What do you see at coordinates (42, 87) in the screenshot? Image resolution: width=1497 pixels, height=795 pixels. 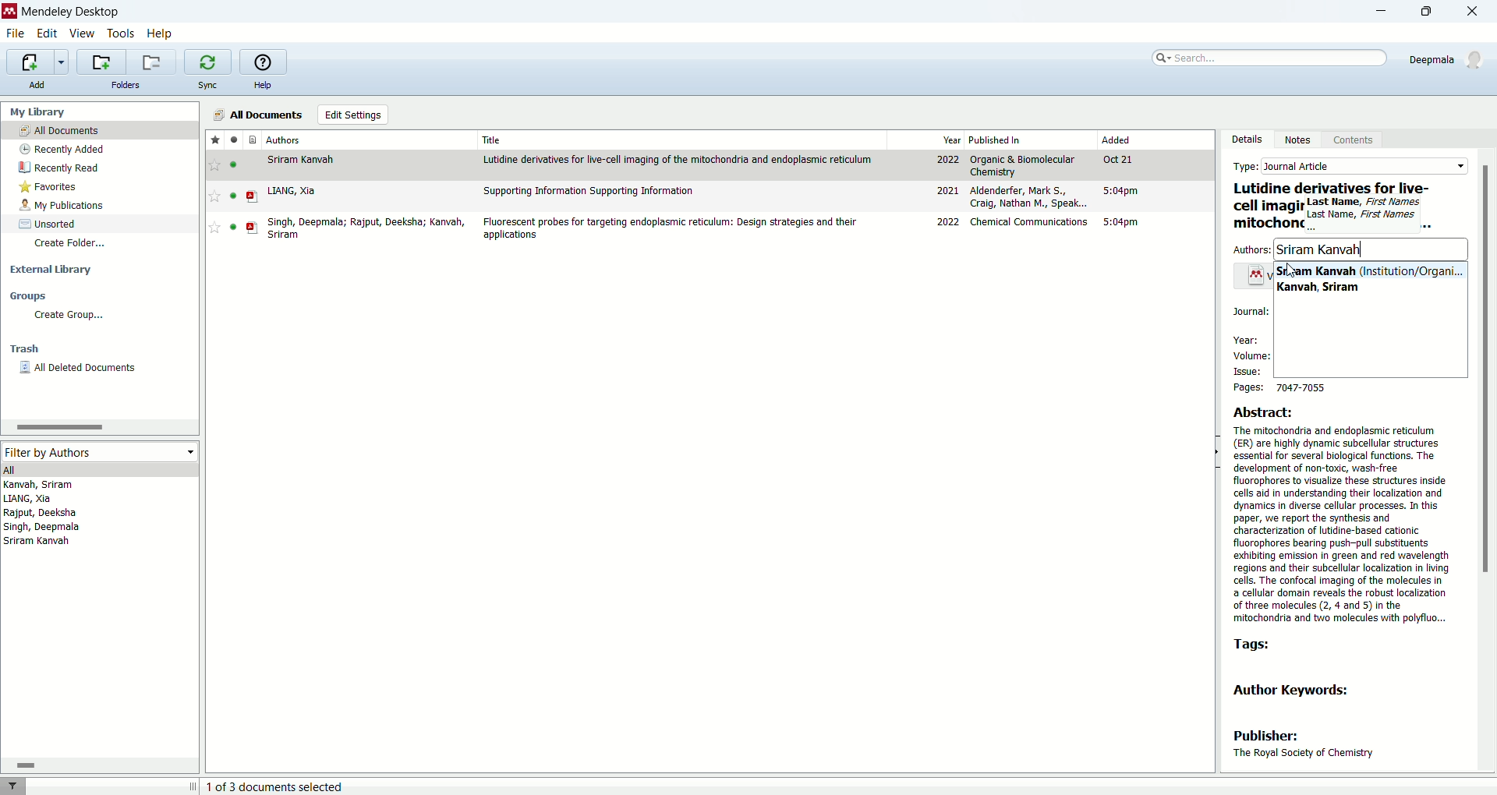 I see `add` at bounding box center [42, 87].